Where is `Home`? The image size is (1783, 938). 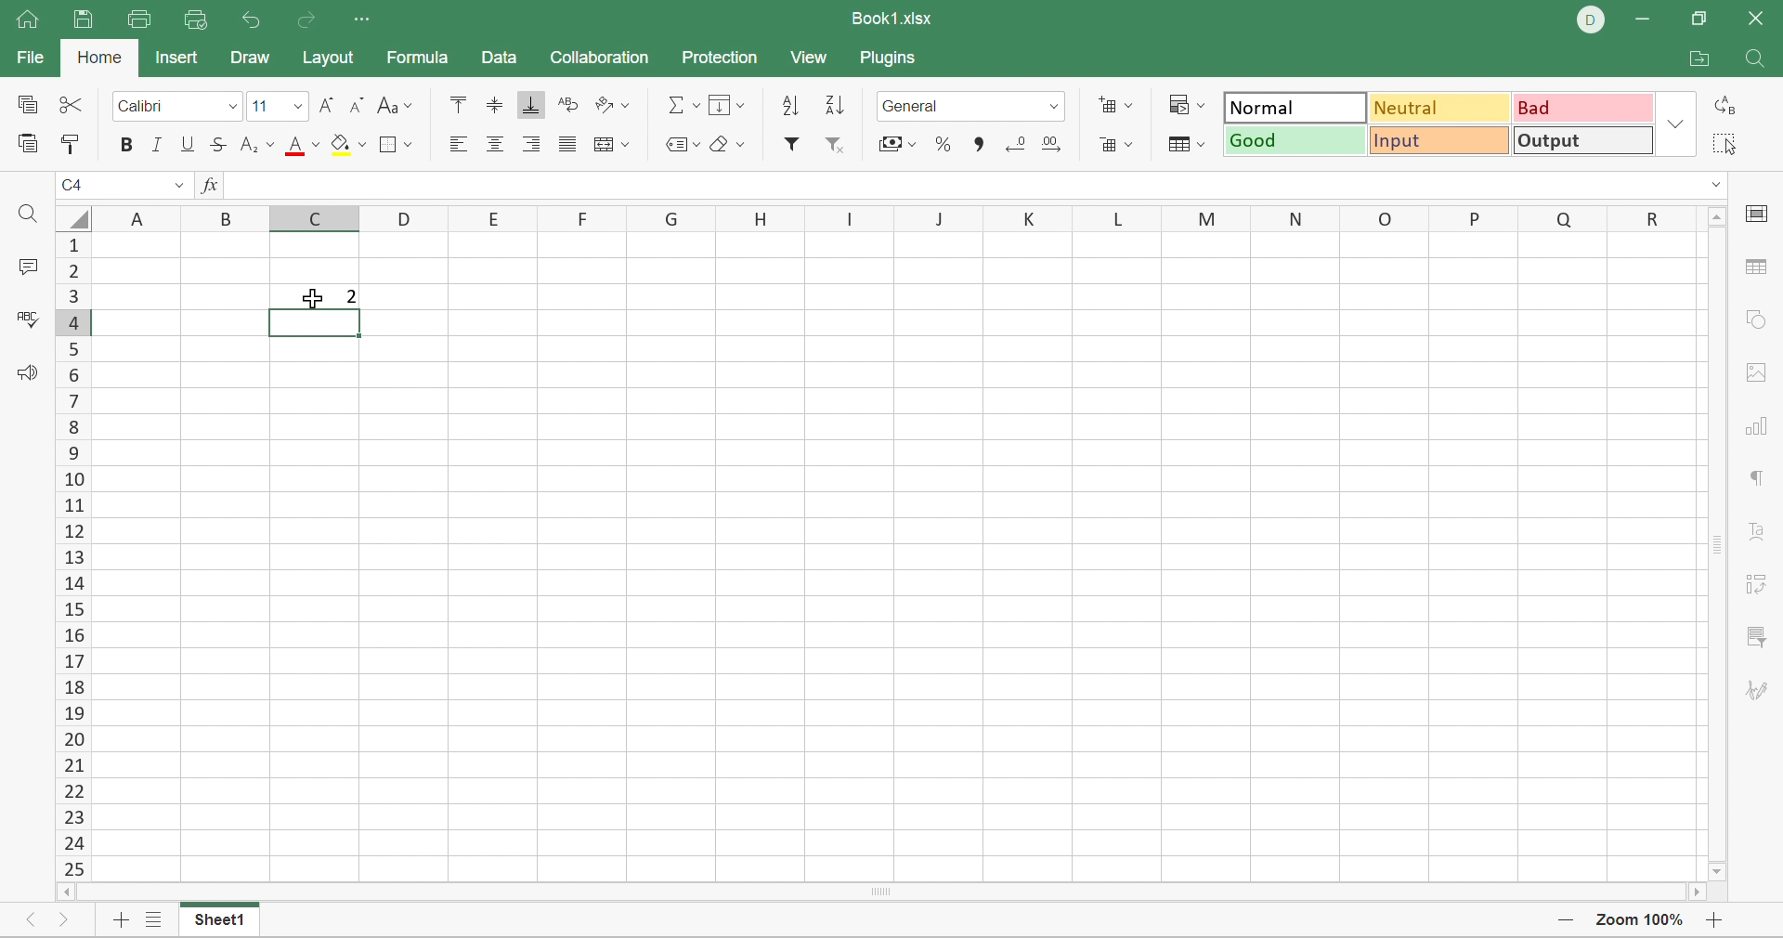
Home is located at coordinates (98, 57).